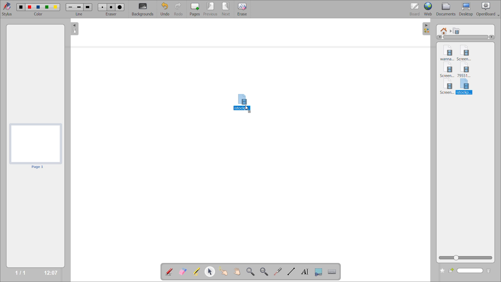 This screenshot has height=282, width=501. Describe the element at coordinates (446, 88) in the screenshot. I see `video 5` at that location.